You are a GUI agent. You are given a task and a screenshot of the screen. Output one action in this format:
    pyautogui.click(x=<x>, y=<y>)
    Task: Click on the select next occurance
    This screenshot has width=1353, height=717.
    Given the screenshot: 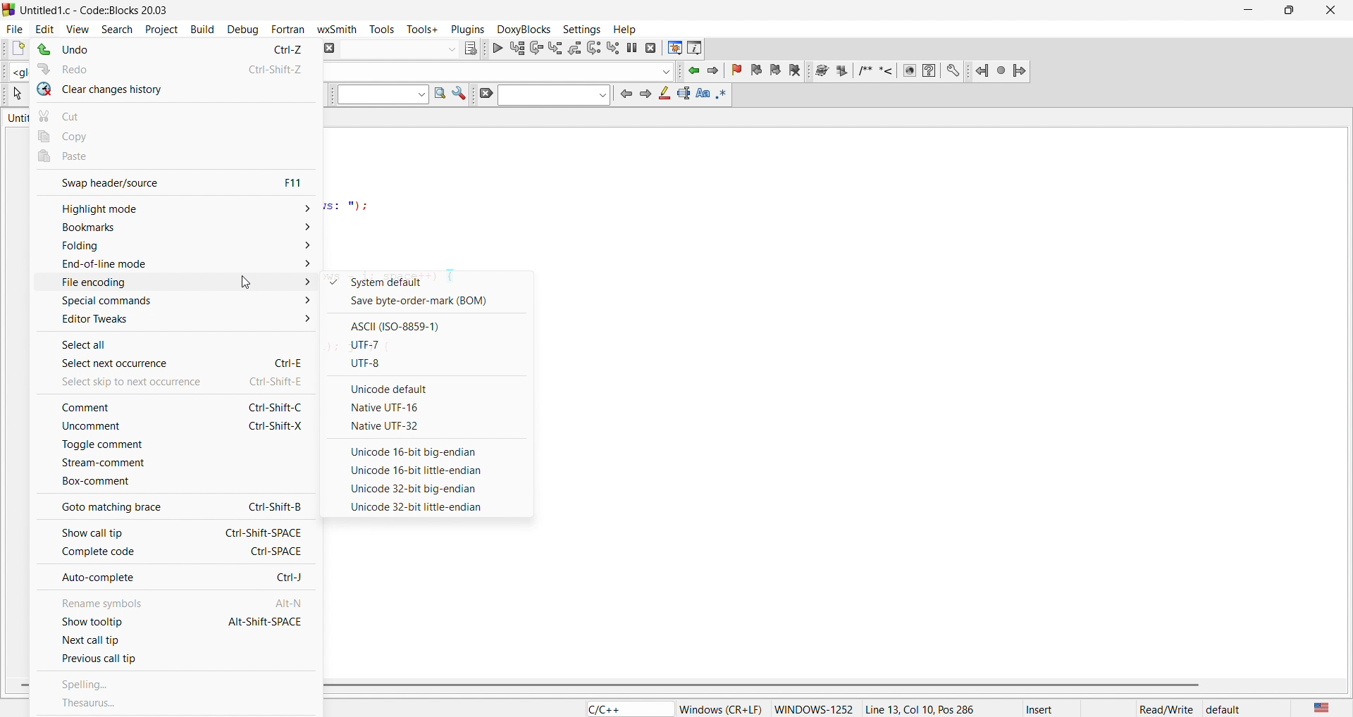 What is the action you would take?
    pyautogui.click(x=171, y=364)
    